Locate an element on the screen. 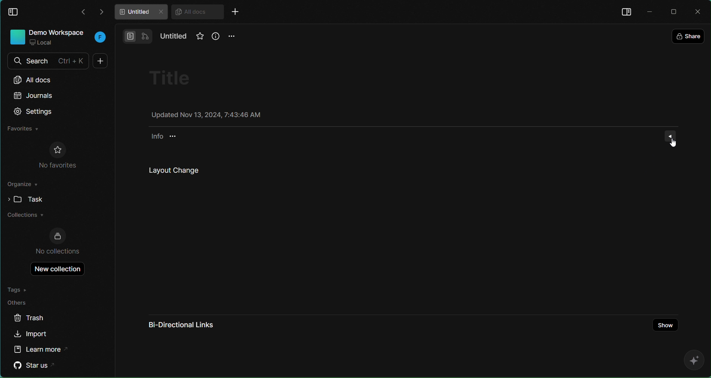  Collections » is located at coordinates (25, 216).